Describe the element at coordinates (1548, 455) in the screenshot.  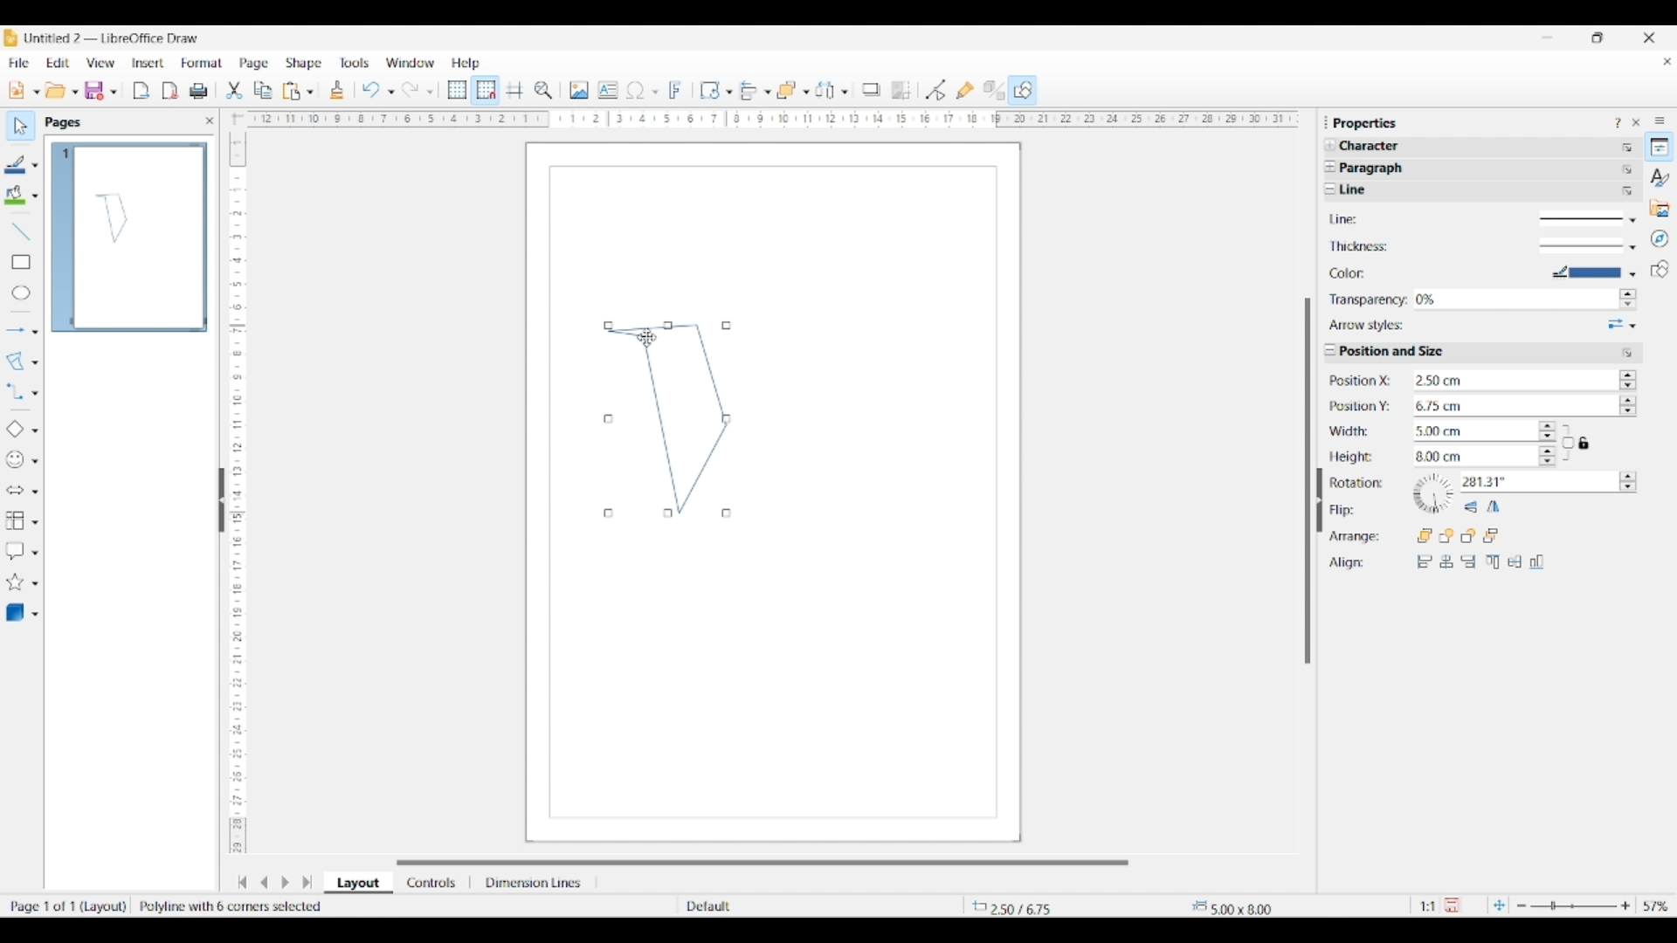
I see `Increase/Decrease height` at that location.